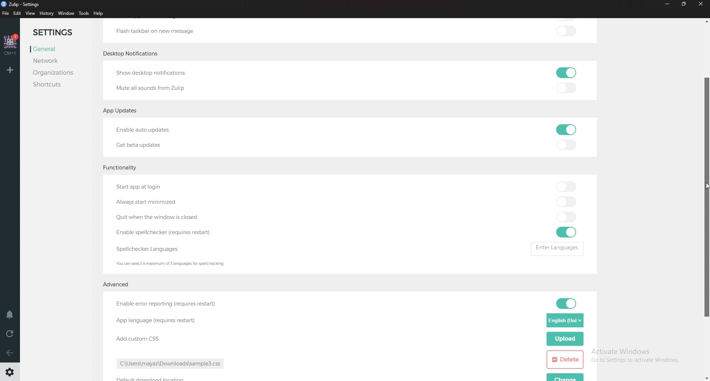  I want to click on quit when Windows is closed, so click(164, 217).